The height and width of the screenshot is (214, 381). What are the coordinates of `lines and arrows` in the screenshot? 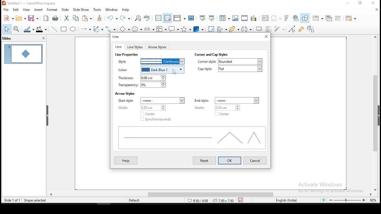 It's located at (87, 30).